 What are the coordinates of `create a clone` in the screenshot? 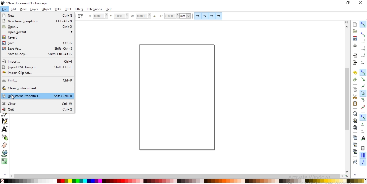 It's located at (354, 145).